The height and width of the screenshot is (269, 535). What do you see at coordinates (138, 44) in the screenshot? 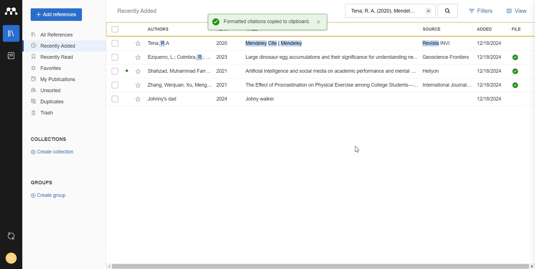
I see `Star` at bounding box center [138, 44].